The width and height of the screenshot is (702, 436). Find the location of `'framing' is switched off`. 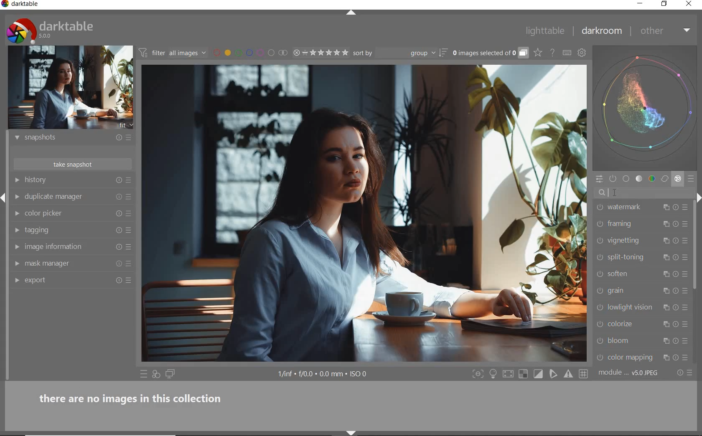

'framing' is switched off is located at coordinates (600, 224).